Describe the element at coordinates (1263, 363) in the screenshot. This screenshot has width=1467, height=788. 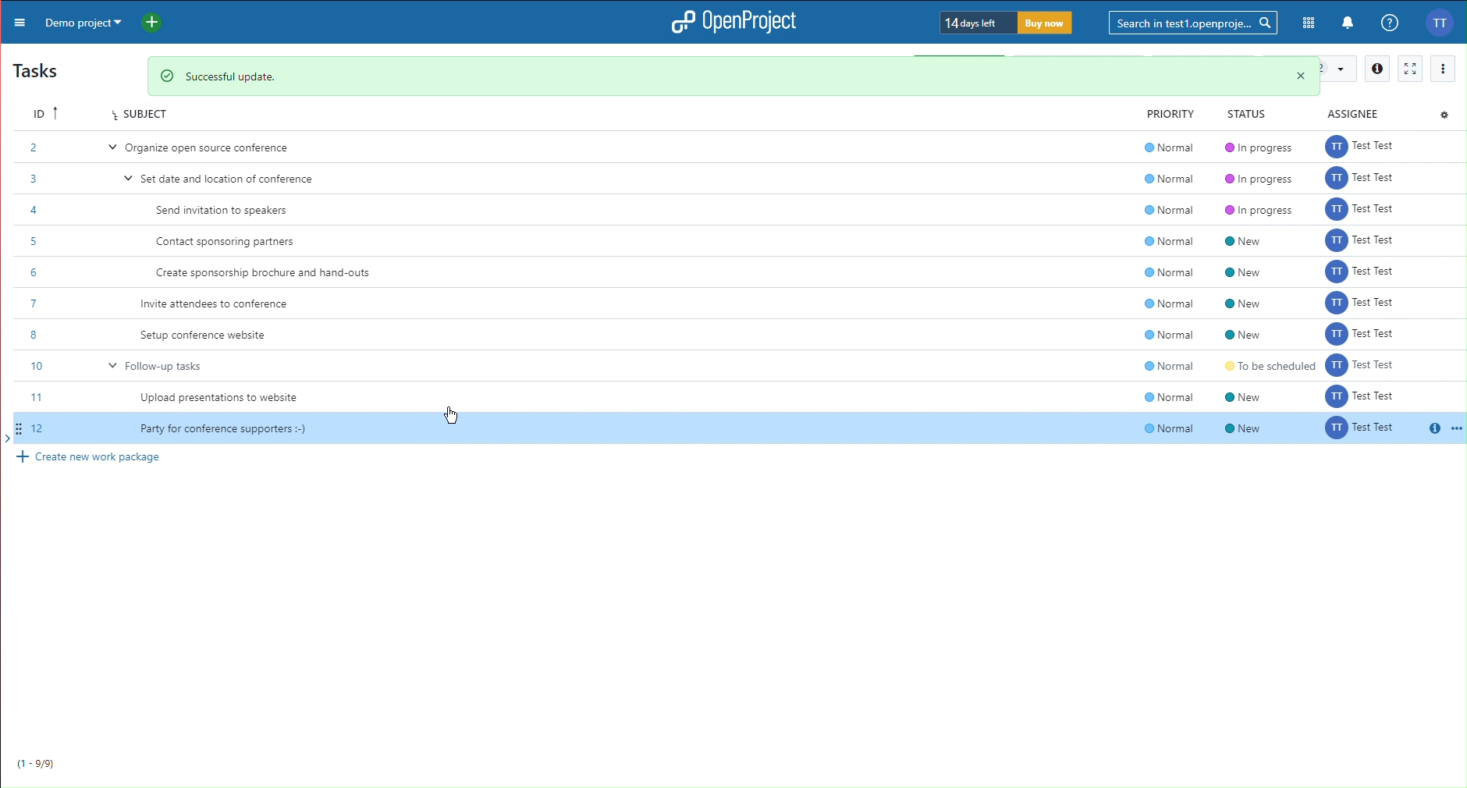
I see `to be scheduled` at that location.